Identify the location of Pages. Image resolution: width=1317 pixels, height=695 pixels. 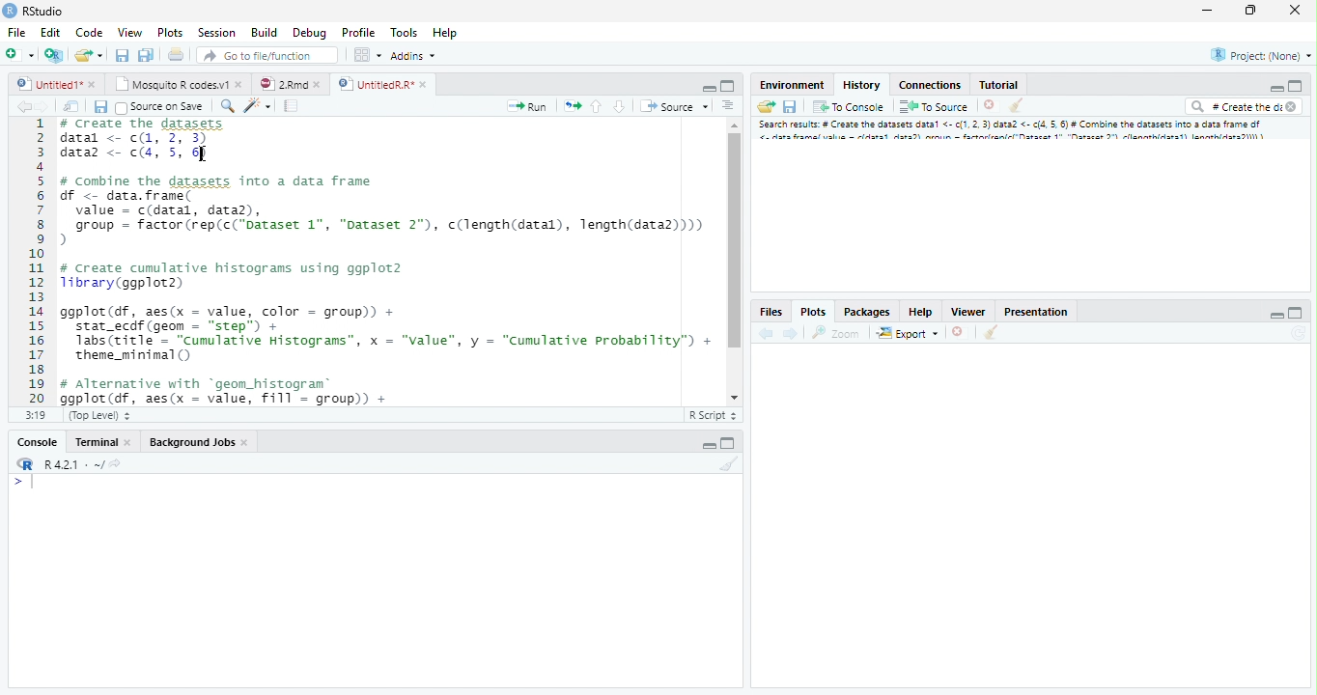
(573, 108).